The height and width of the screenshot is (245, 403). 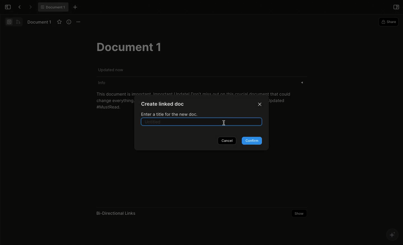 What do you see at coordinates (13, 22) in the screenshot?
I see `Switch view` at bounding box center [13, 22].